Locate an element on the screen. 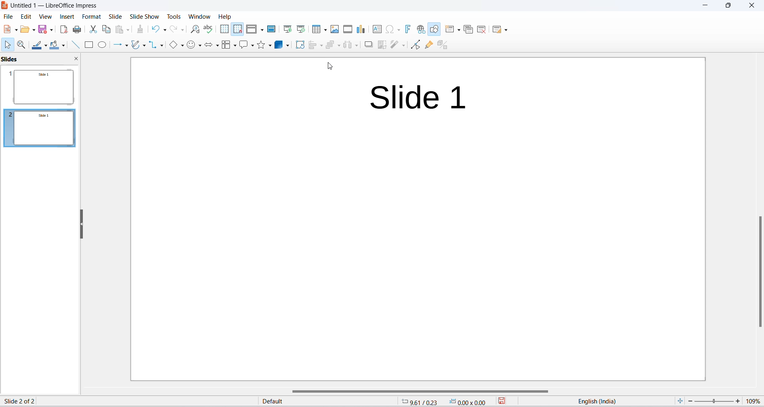 This screenshot has width=764, height=407. clone formatting is located at coordinates (140, 31).